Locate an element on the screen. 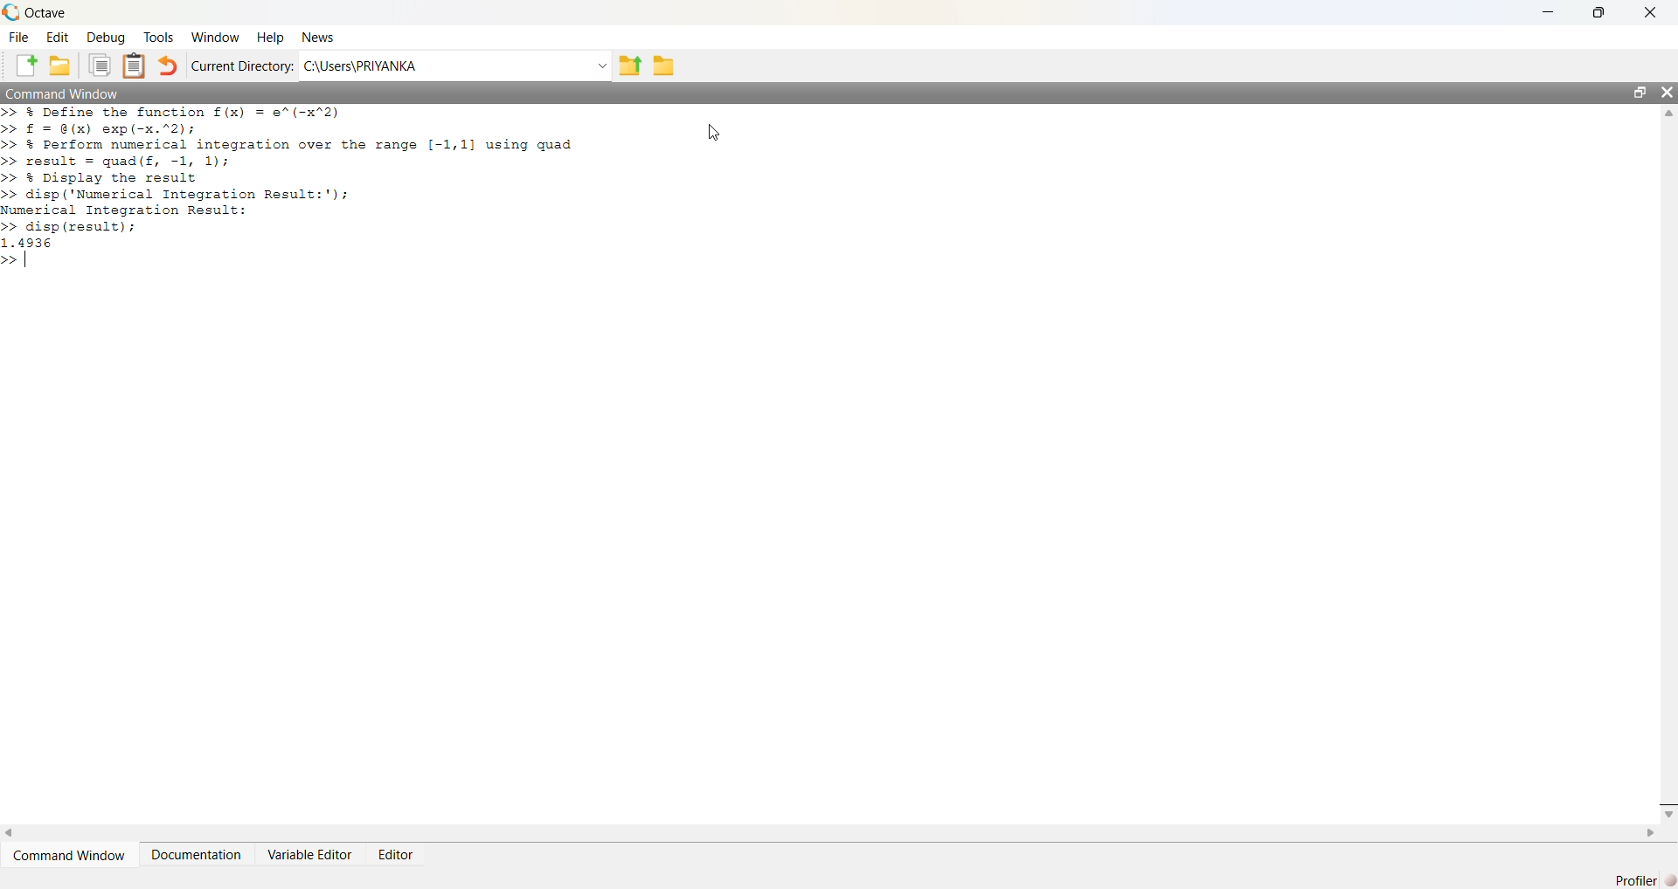 This screenshot has width=1678, height=889. horizontal scroll bar is located at coordinates (831, 832).